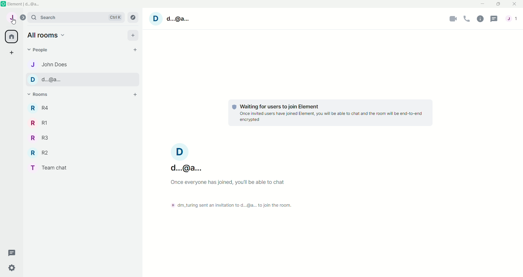 This screenshot has width=523, height=277. Describe the element at coordinates (468, 18) in the screenshot. I see `Voice call` at that location.